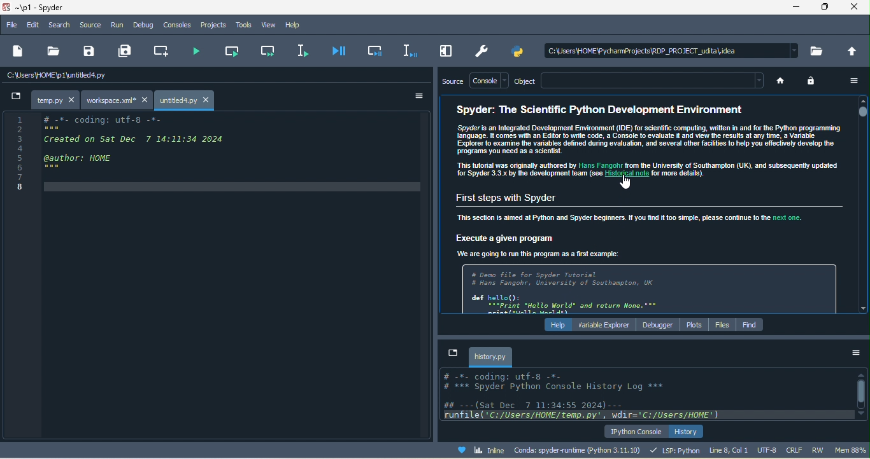 The image size is (870, 459). Describe the element at coordinates (520, 51) in the screenshot. I see `pythonpath manager` at that location.